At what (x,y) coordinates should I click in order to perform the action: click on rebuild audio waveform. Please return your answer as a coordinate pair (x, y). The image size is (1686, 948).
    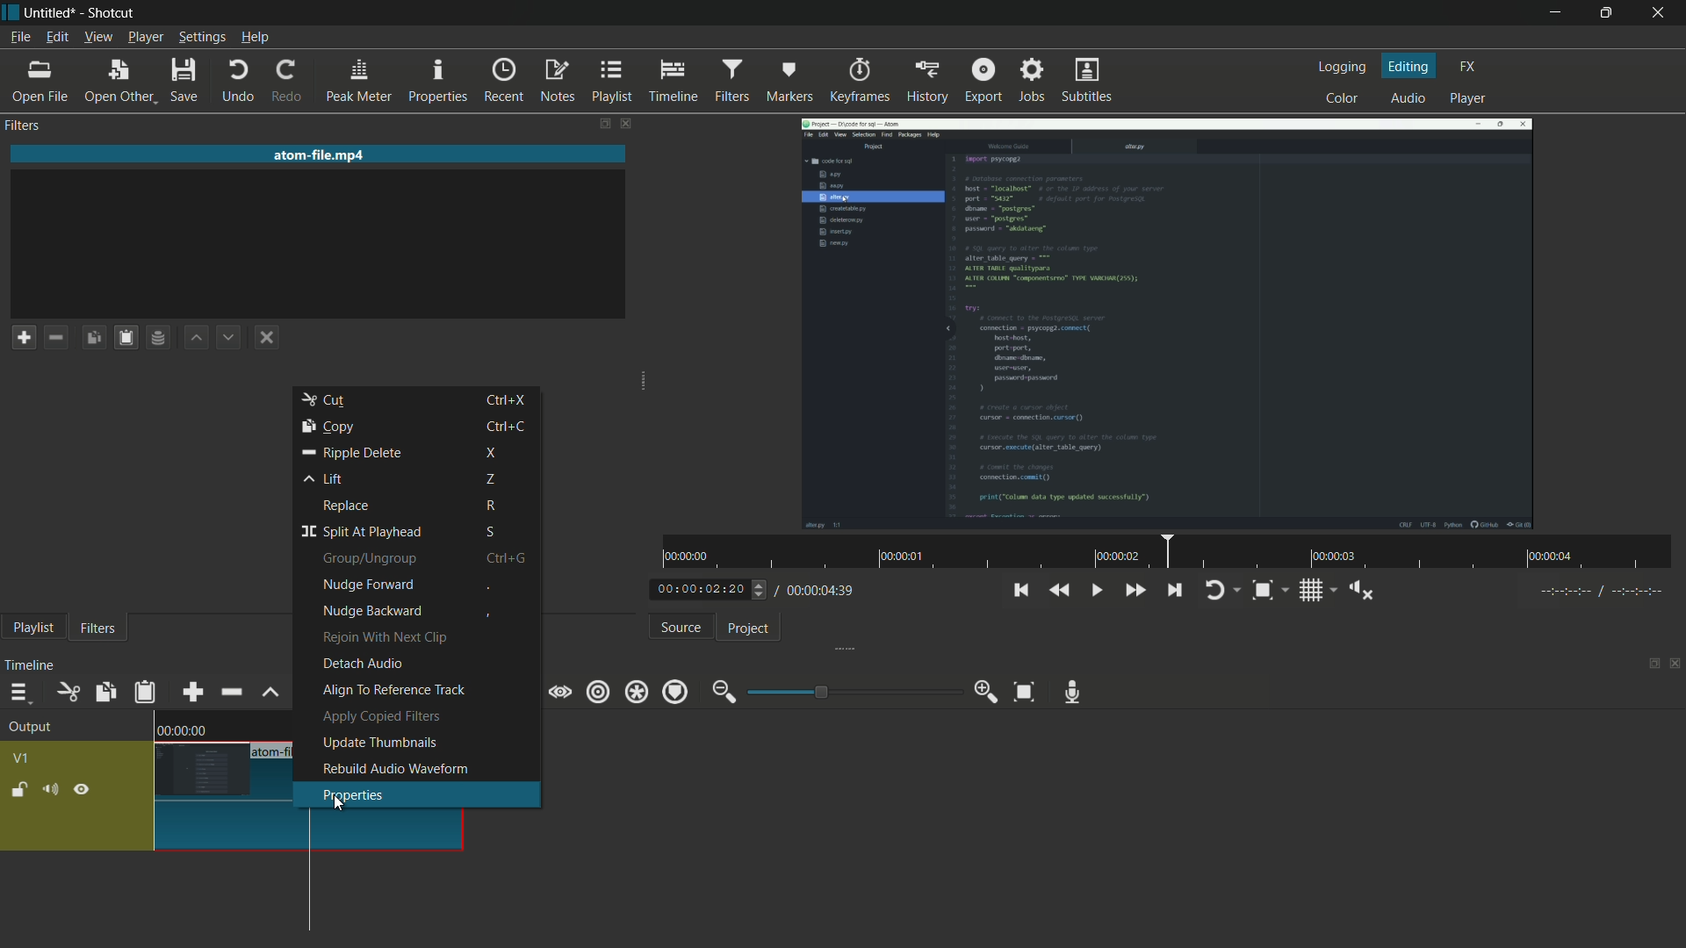
    Looking at the image, I should click on (395, 768).